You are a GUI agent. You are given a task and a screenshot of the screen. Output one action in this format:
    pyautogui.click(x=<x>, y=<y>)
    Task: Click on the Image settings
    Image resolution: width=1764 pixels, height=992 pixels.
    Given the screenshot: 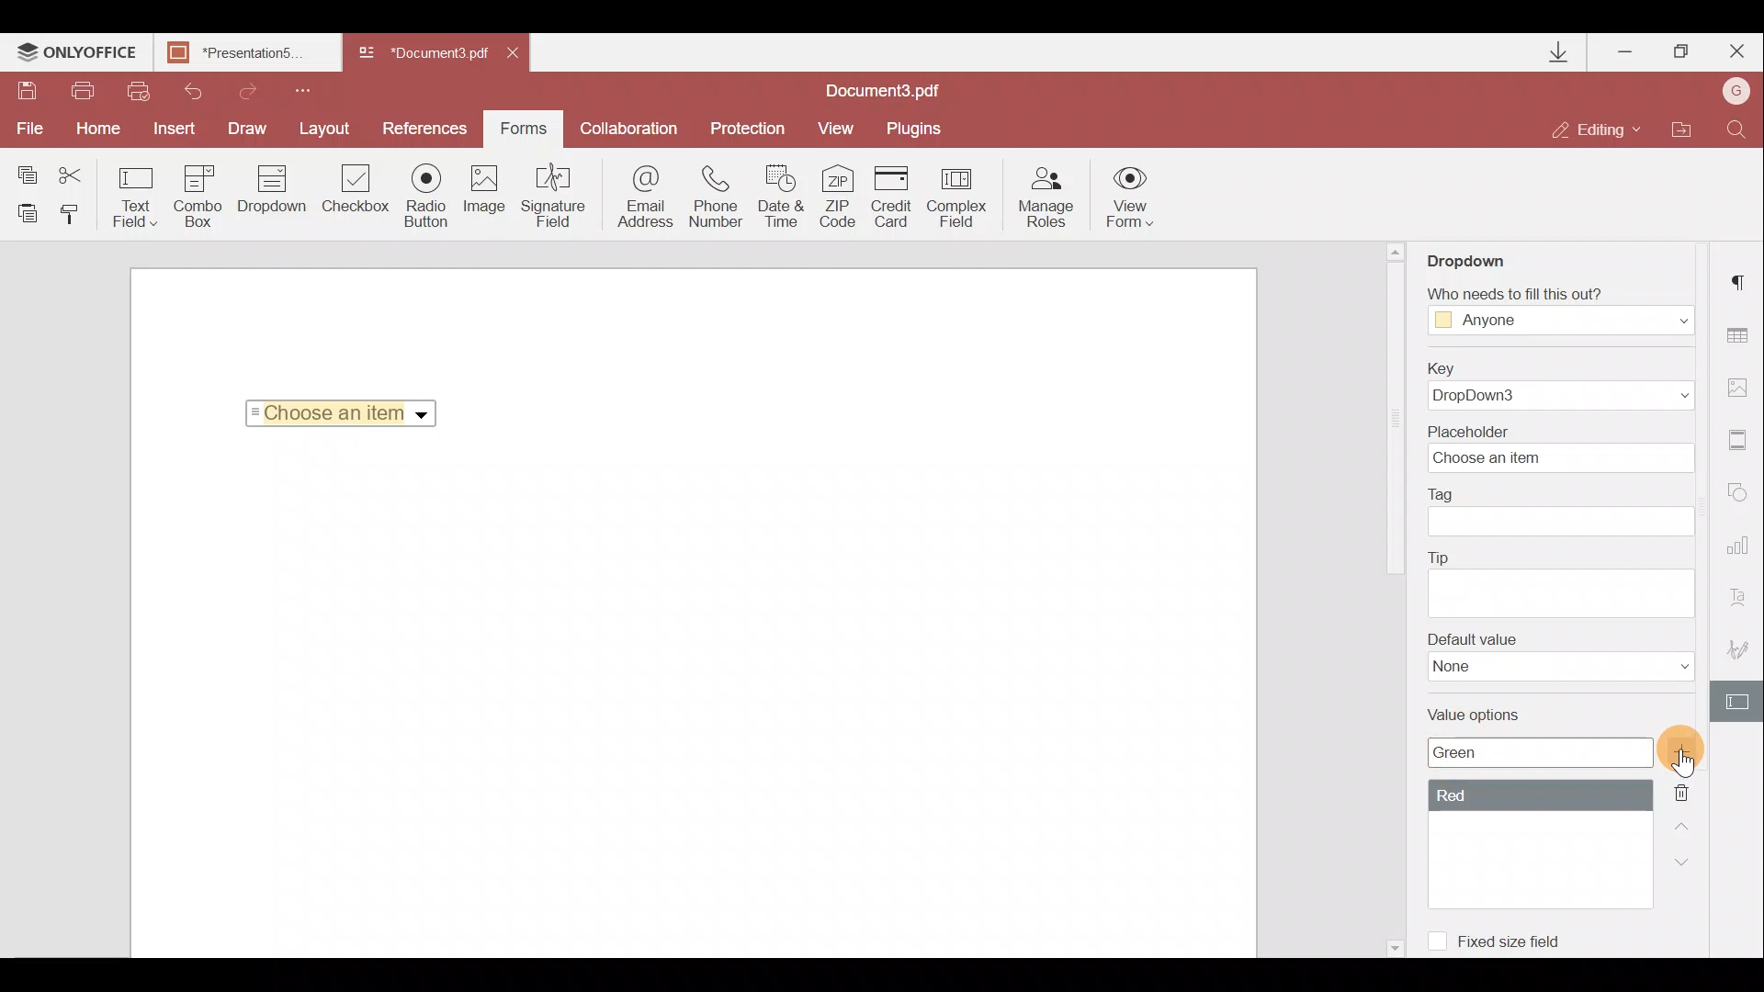 What is the action you would take?
    pyautogui.click(x=1743, y=387)
    